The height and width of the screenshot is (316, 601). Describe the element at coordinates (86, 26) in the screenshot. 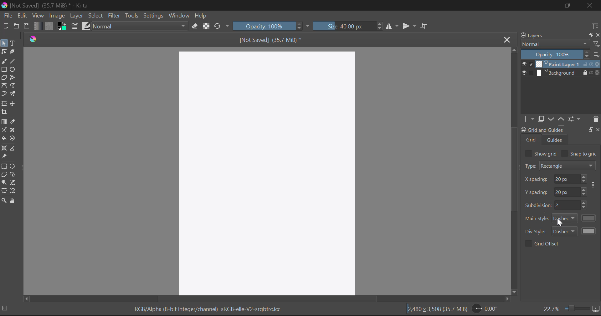

I see `Brush Presets` at that location.